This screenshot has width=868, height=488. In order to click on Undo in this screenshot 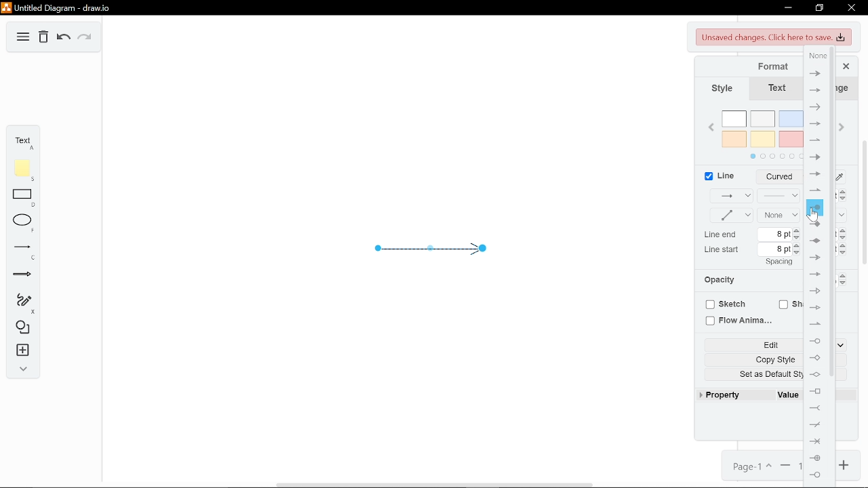, I will do `click(63, 37)`.